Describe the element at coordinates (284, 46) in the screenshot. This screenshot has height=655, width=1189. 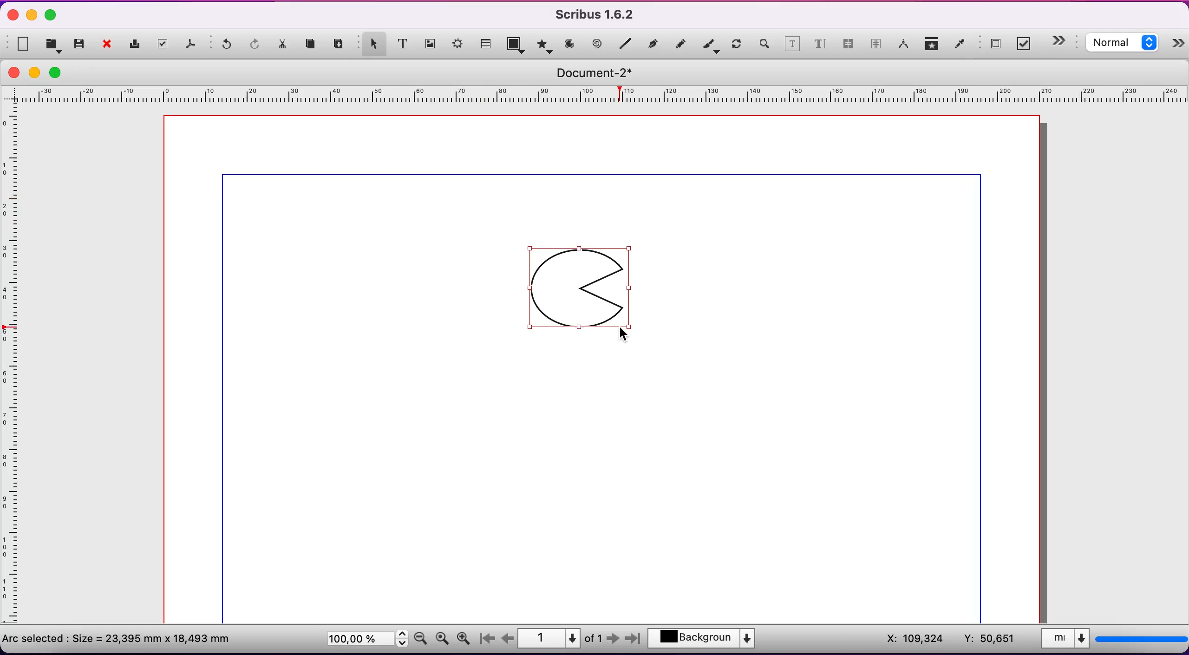
I see `cut` at that location.